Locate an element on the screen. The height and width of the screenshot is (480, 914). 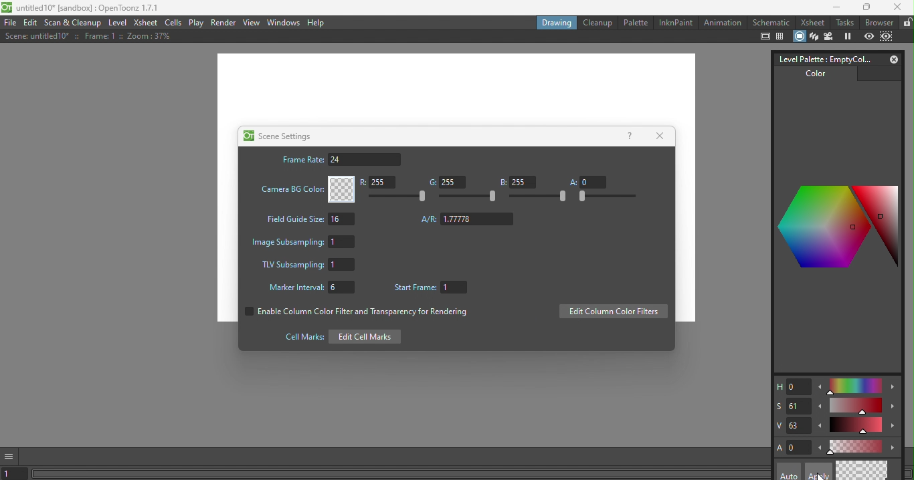
Start Frame is located at coordinates (434, 288).